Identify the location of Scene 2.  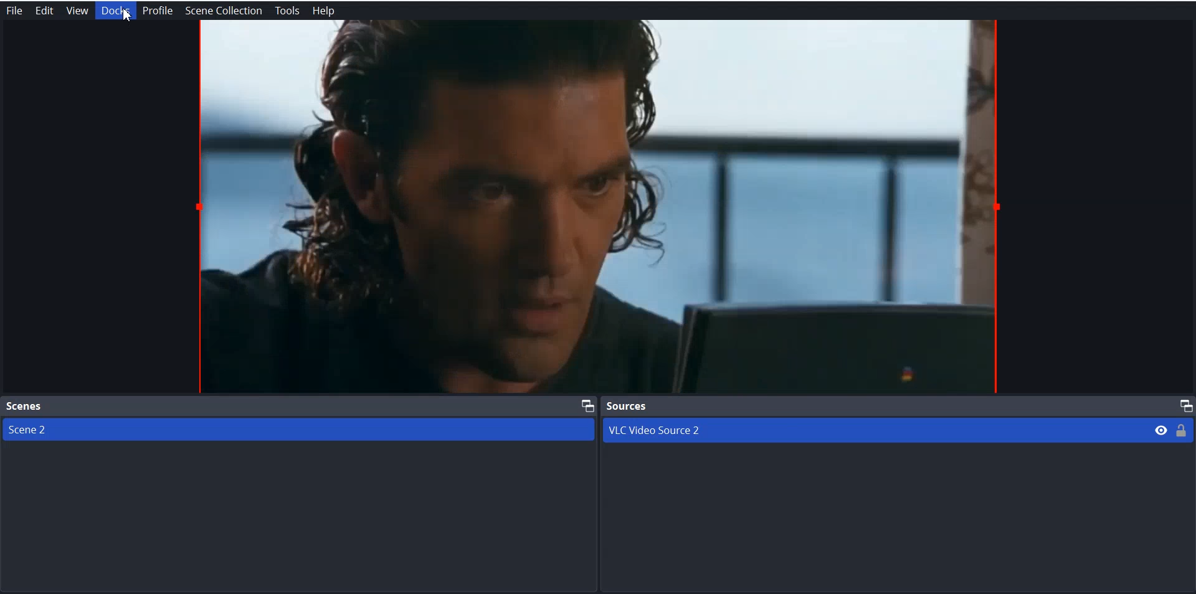
(299, 430).